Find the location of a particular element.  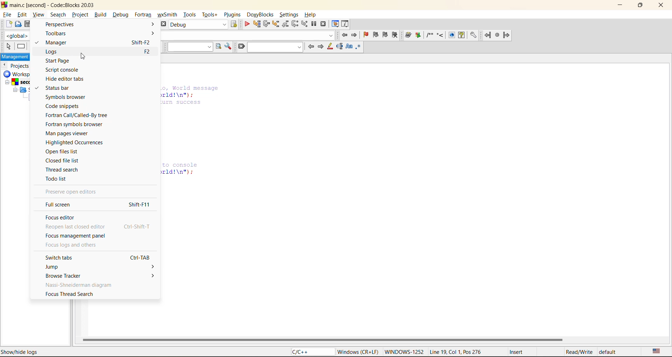

view is located at coordinates (38, 15).